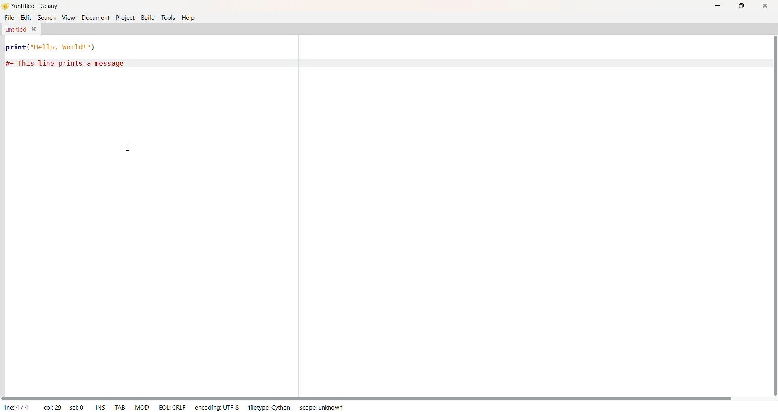 The width and height of the screenshot is (778, 412). What do you see at coordinates (39, 6) in the screenshot?
I see `*untitled - geany` at bounding box center [39, 6].